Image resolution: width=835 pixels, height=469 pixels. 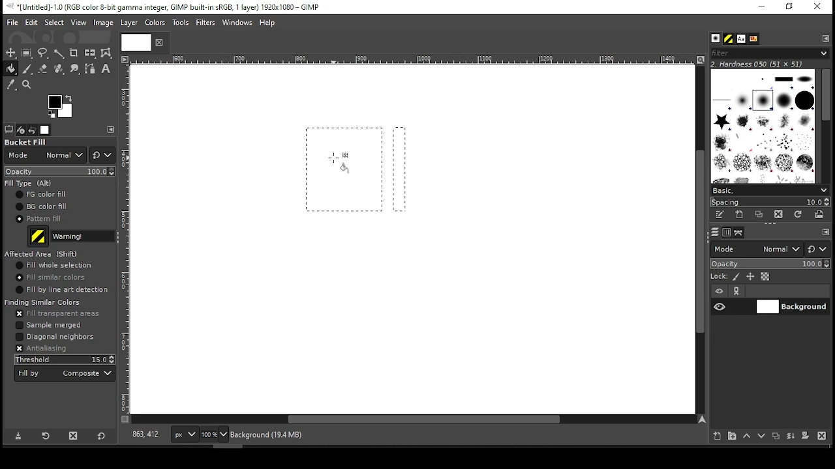 What do you see at coordinates (761, 64) in the screenshot?
I see `2. hardness 050 (51x51)` at bounding box center [761, 64].